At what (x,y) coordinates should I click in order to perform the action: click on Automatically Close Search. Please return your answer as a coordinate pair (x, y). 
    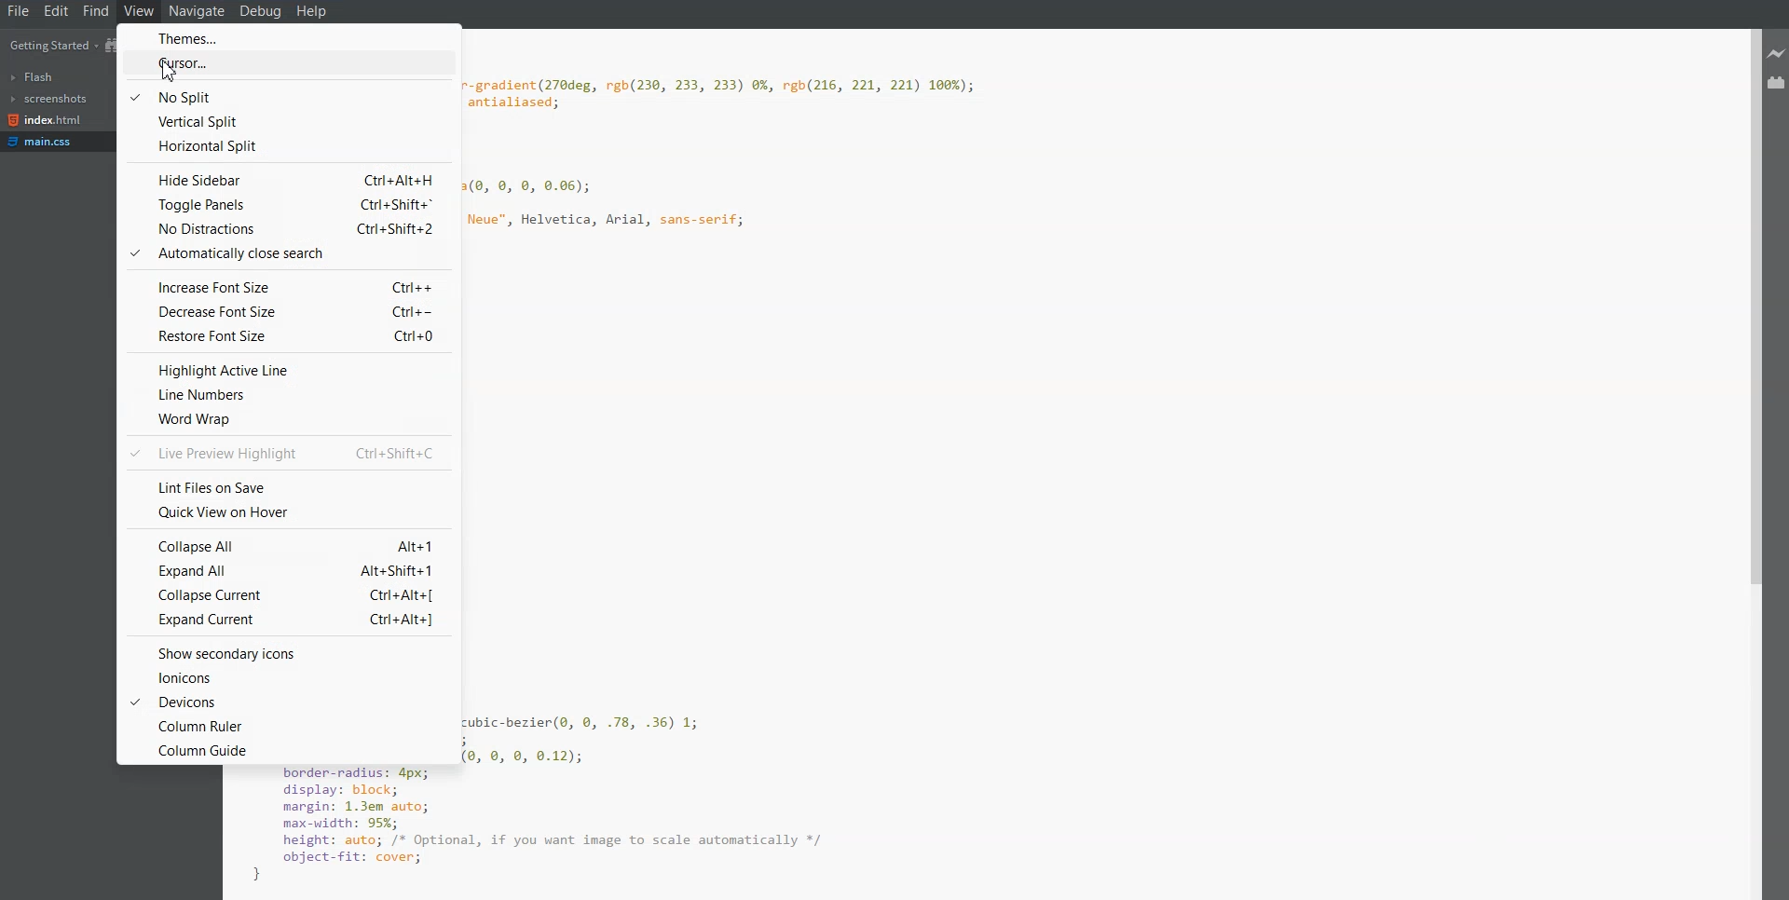
    Looking at the image, I should click on (285, 254).